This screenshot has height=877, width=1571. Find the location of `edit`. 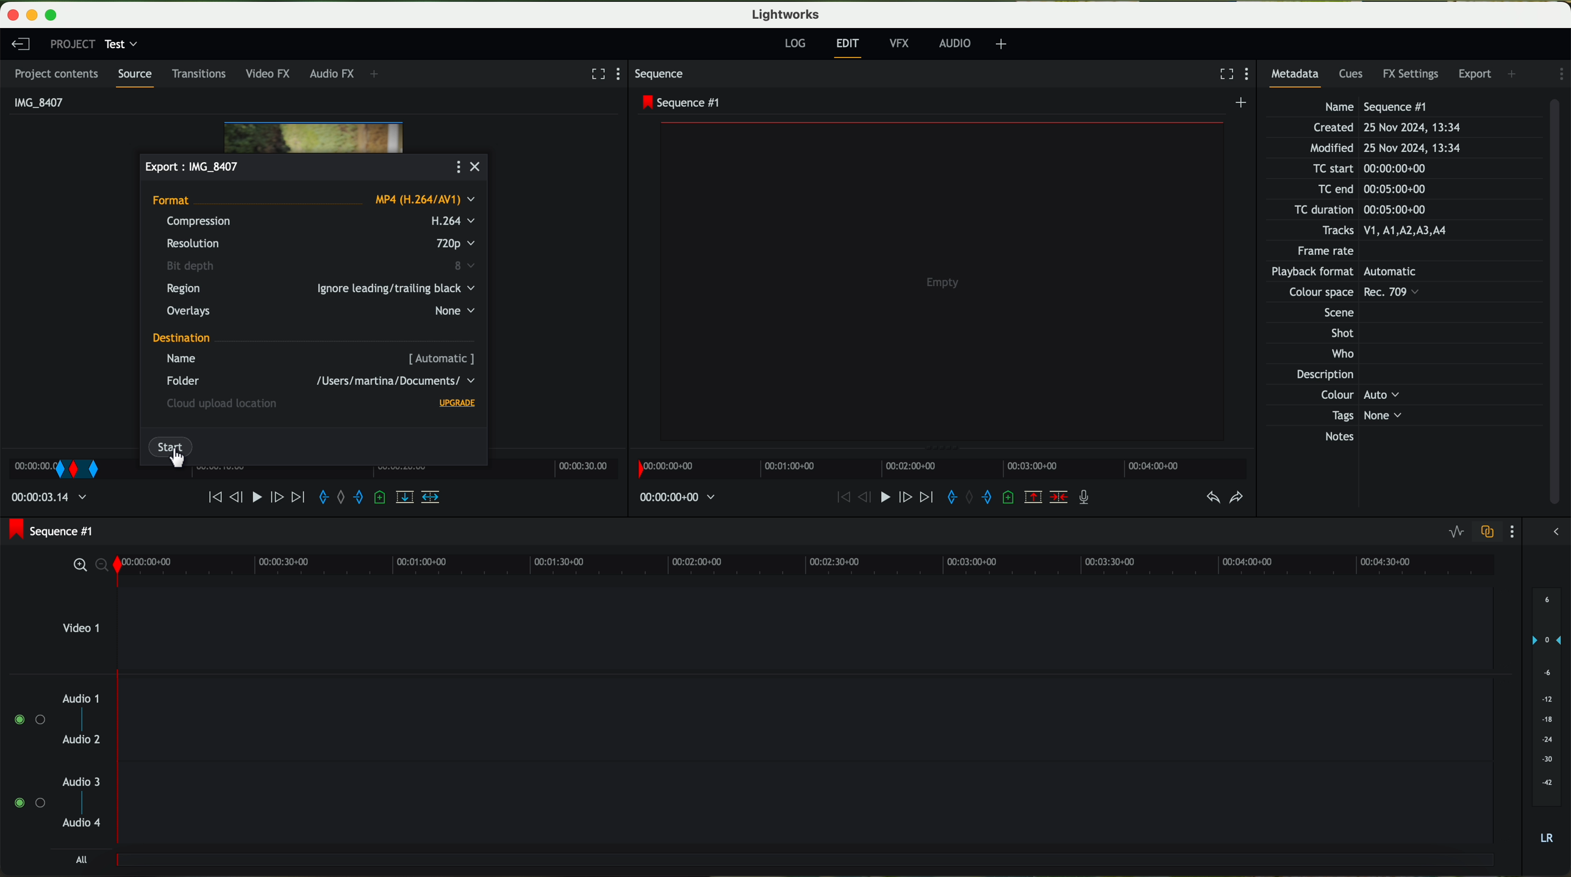

edit is located at coordinates (849, 48).